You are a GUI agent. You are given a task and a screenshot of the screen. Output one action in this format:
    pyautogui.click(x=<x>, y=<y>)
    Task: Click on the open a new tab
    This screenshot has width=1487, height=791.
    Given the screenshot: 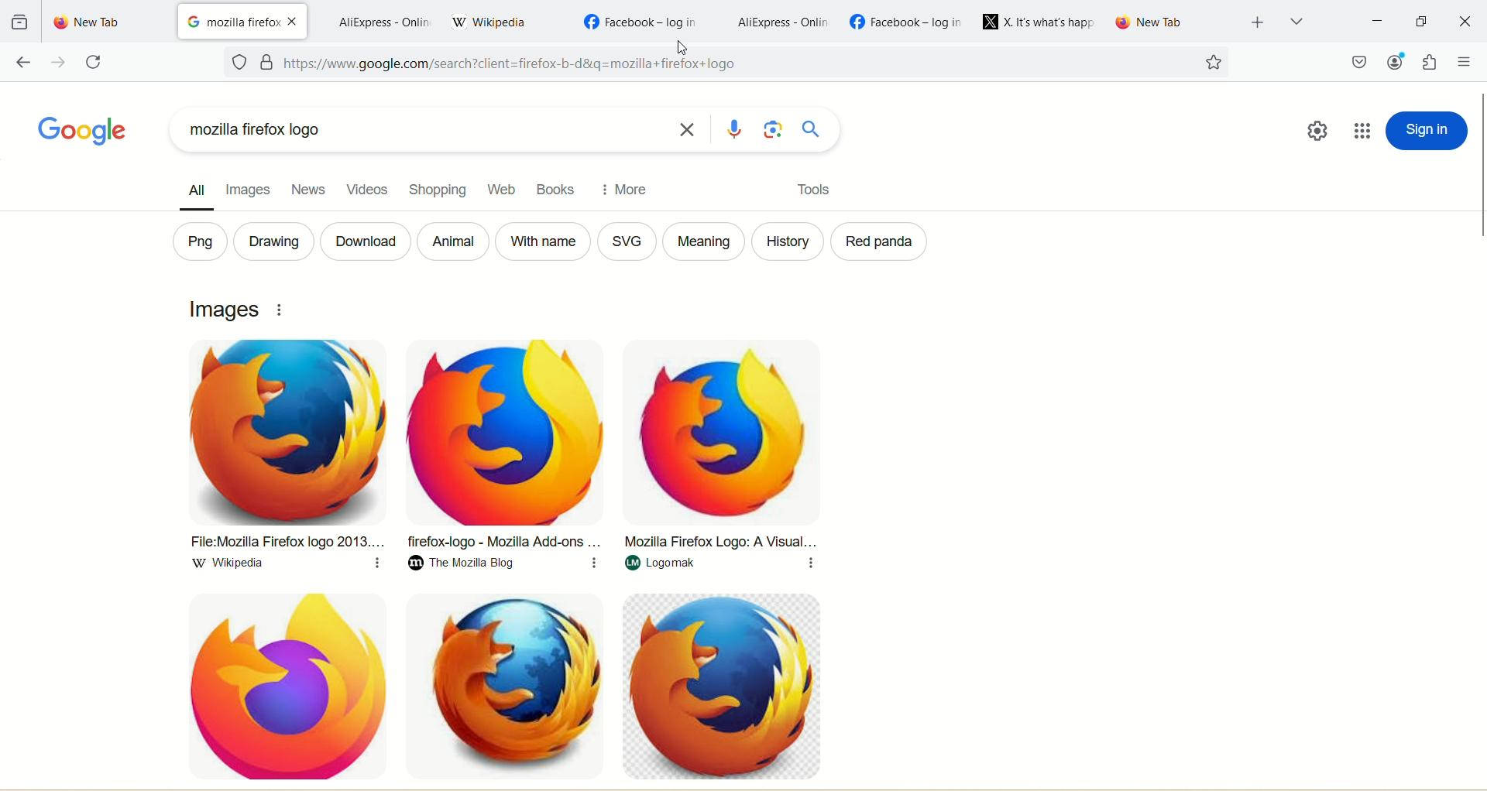 What is the action you would take?
    pyautogui.click(x=1259, y=22)
    